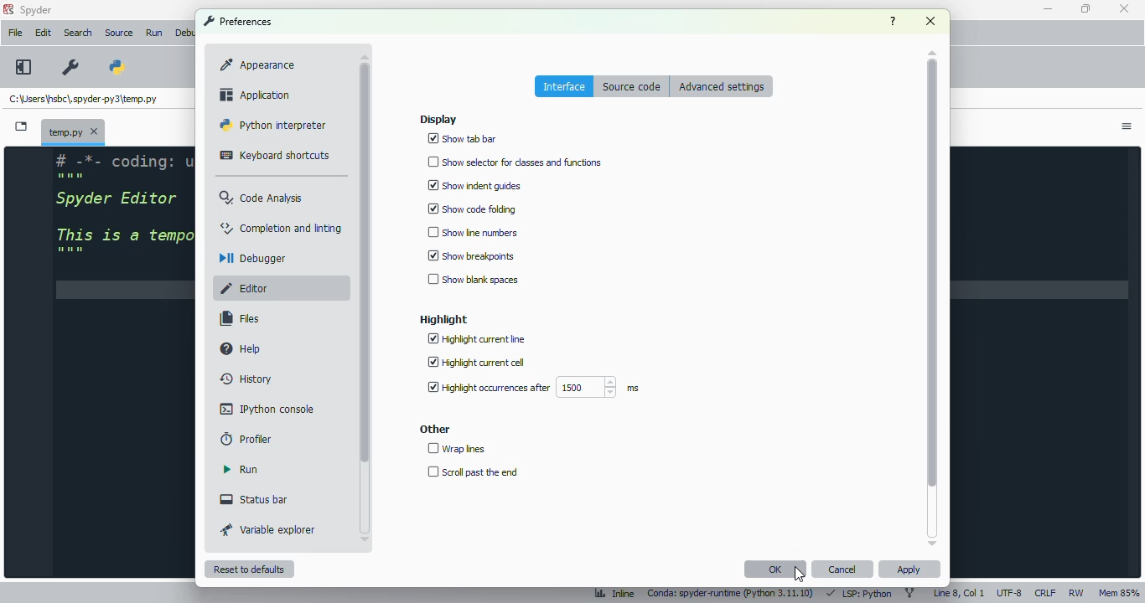 This screenshot has width=1145, height=603. Describe the element at coordinates (242, 318) in the screenshot. I see `files` at that location.